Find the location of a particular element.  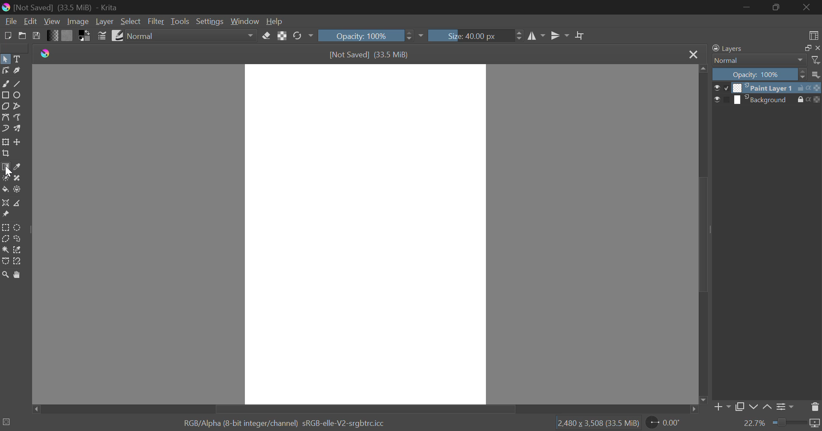

Select is located at coordinates (131, 21).